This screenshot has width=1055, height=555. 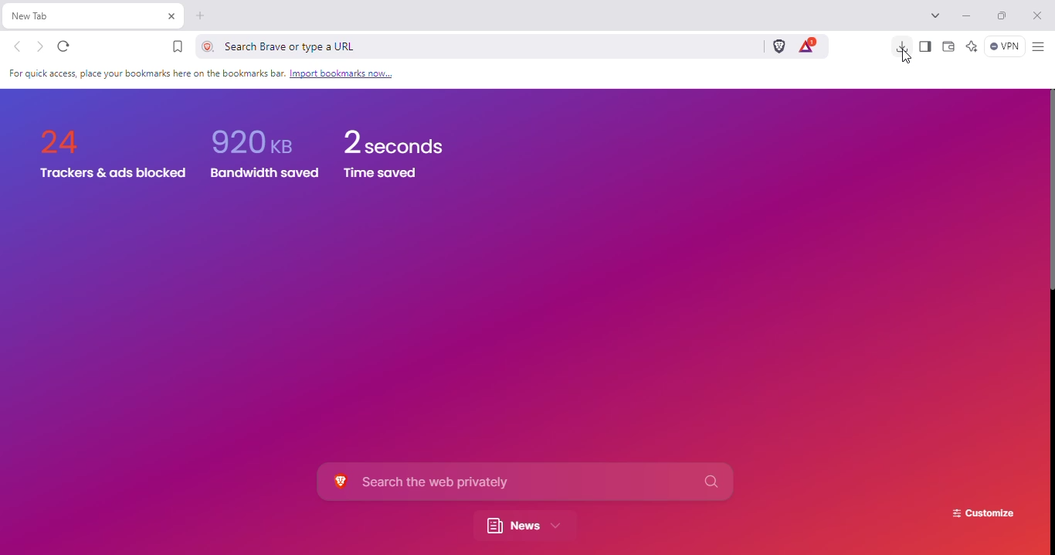 I want to click on show sidebar, so click(x=926, y=46).